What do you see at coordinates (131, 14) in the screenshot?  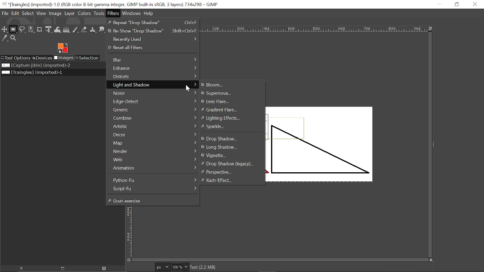 I see `Windows` at bounding box center [131, 14].